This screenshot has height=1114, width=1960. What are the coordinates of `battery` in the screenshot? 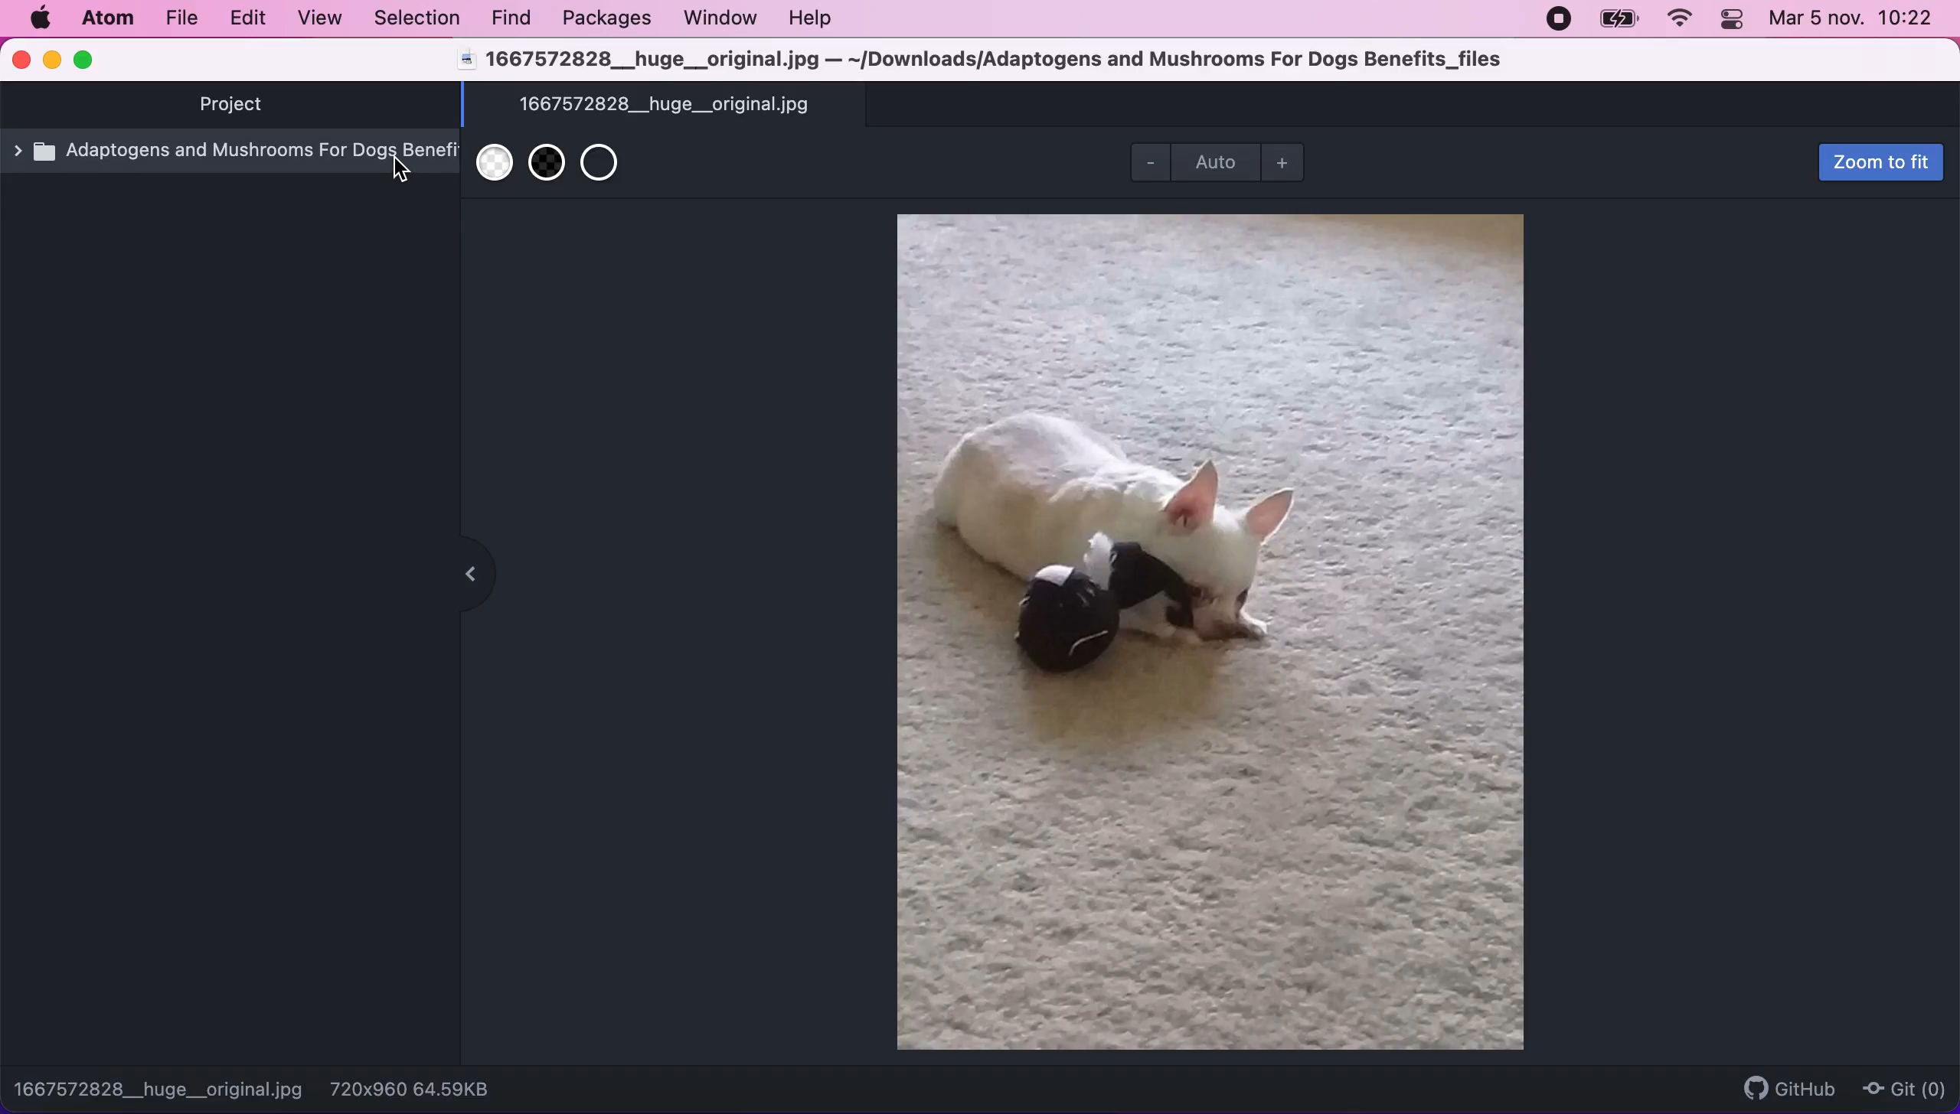 It's located at (1615, 20).